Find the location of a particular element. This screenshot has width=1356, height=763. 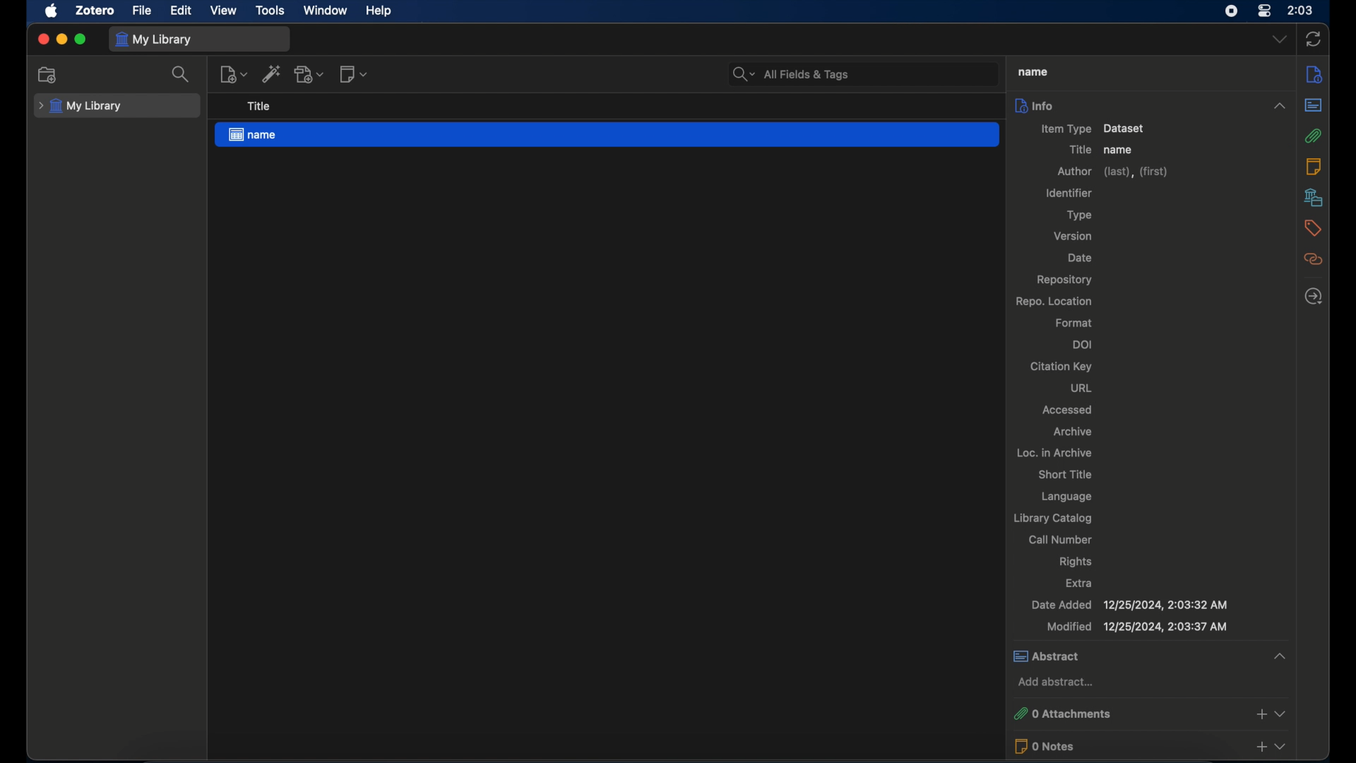

info is located at coordinates (1313, 74).